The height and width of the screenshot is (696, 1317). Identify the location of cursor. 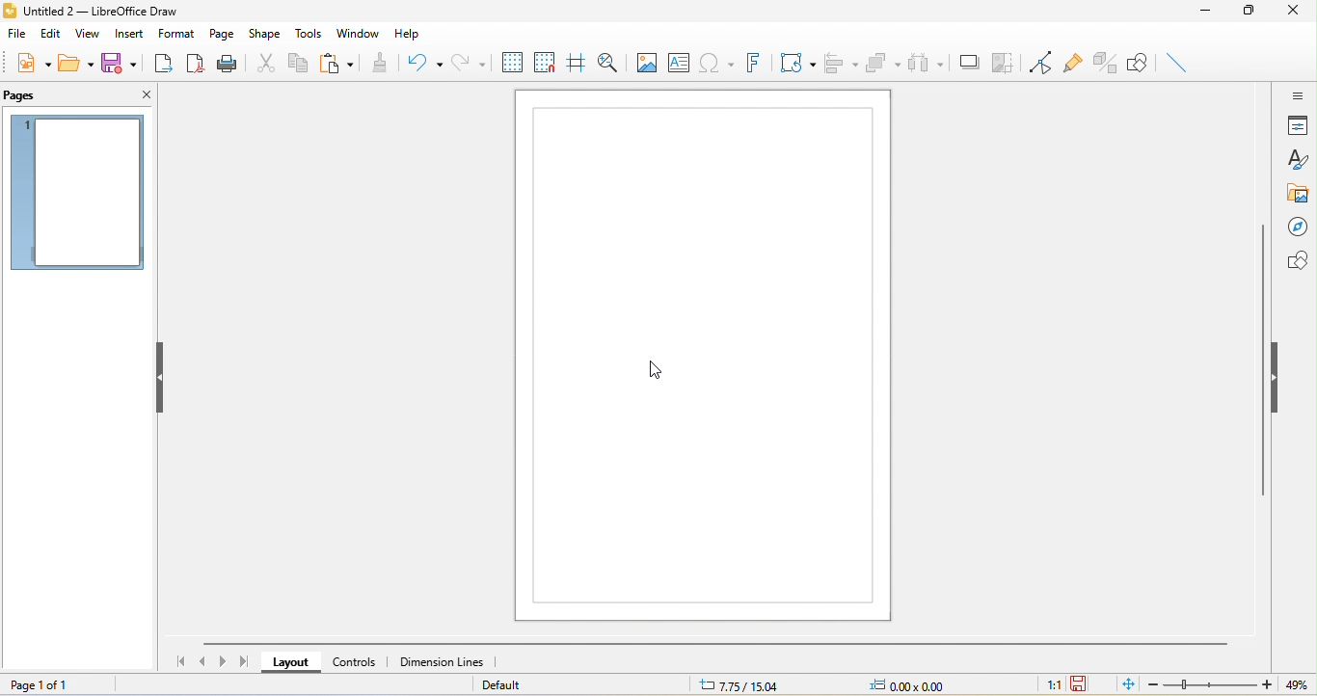
(658, 368).